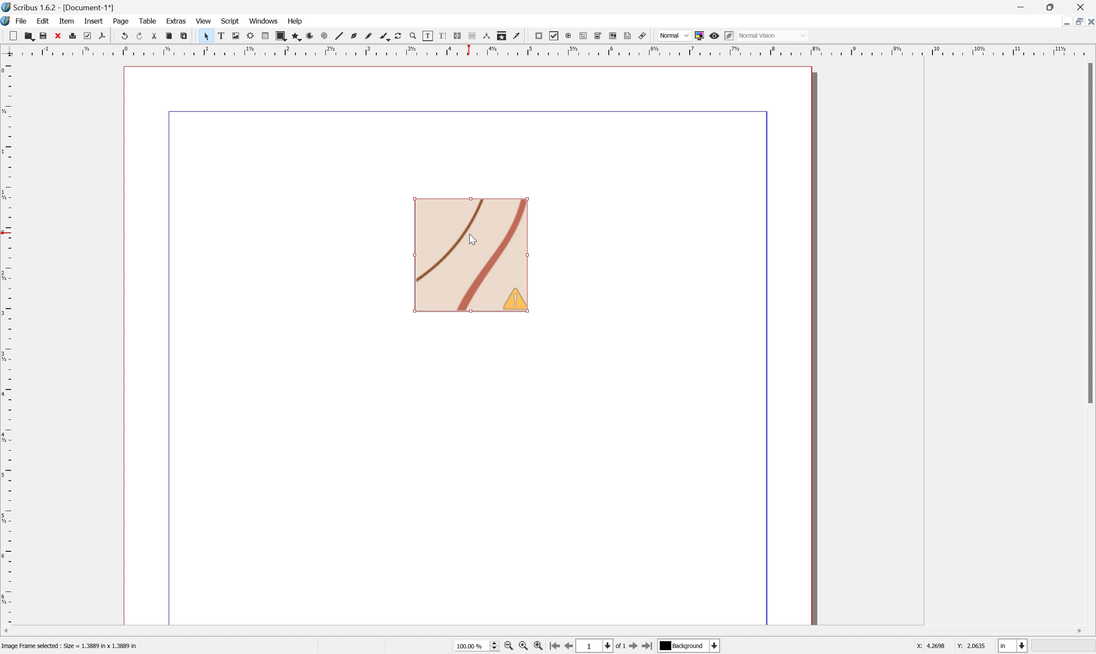  Describe the element at coordinates (557, 37) in the screenshot. I see `PDF check box` at that location.